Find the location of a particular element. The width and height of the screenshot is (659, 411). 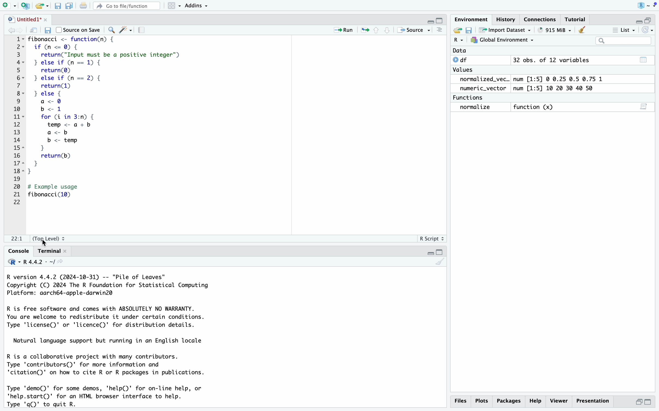

create a project is located at coordinates (26, 6).